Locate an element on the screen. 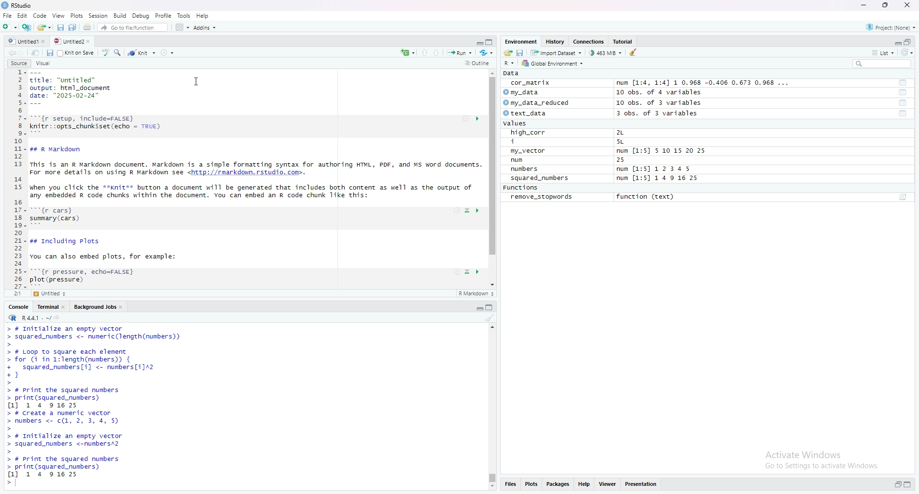 The image size is (919, 494). R is located at coordinates (507, 64).